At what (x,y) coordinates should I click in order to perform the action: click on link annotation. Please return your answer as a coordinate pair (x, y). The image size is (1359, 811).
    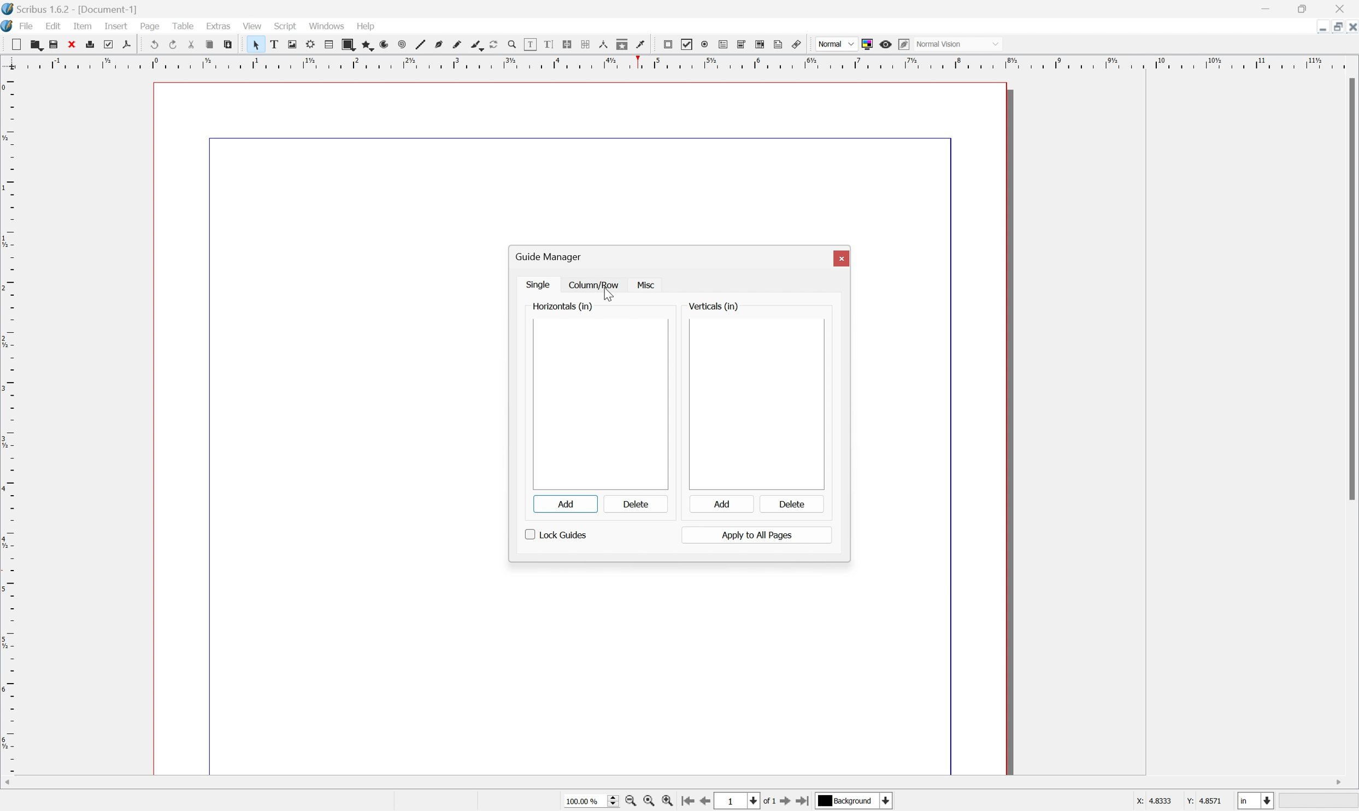
    Looking at the image, I should click on (797, 44).